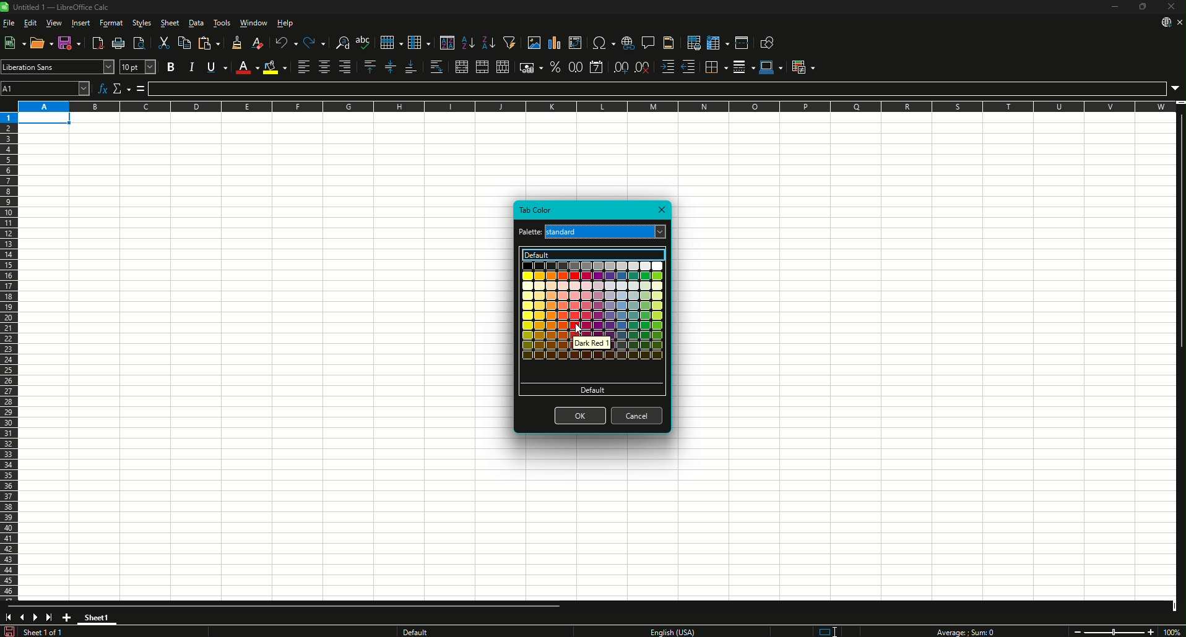  I want to click on Toggle Print Preview, so click(139, 43).